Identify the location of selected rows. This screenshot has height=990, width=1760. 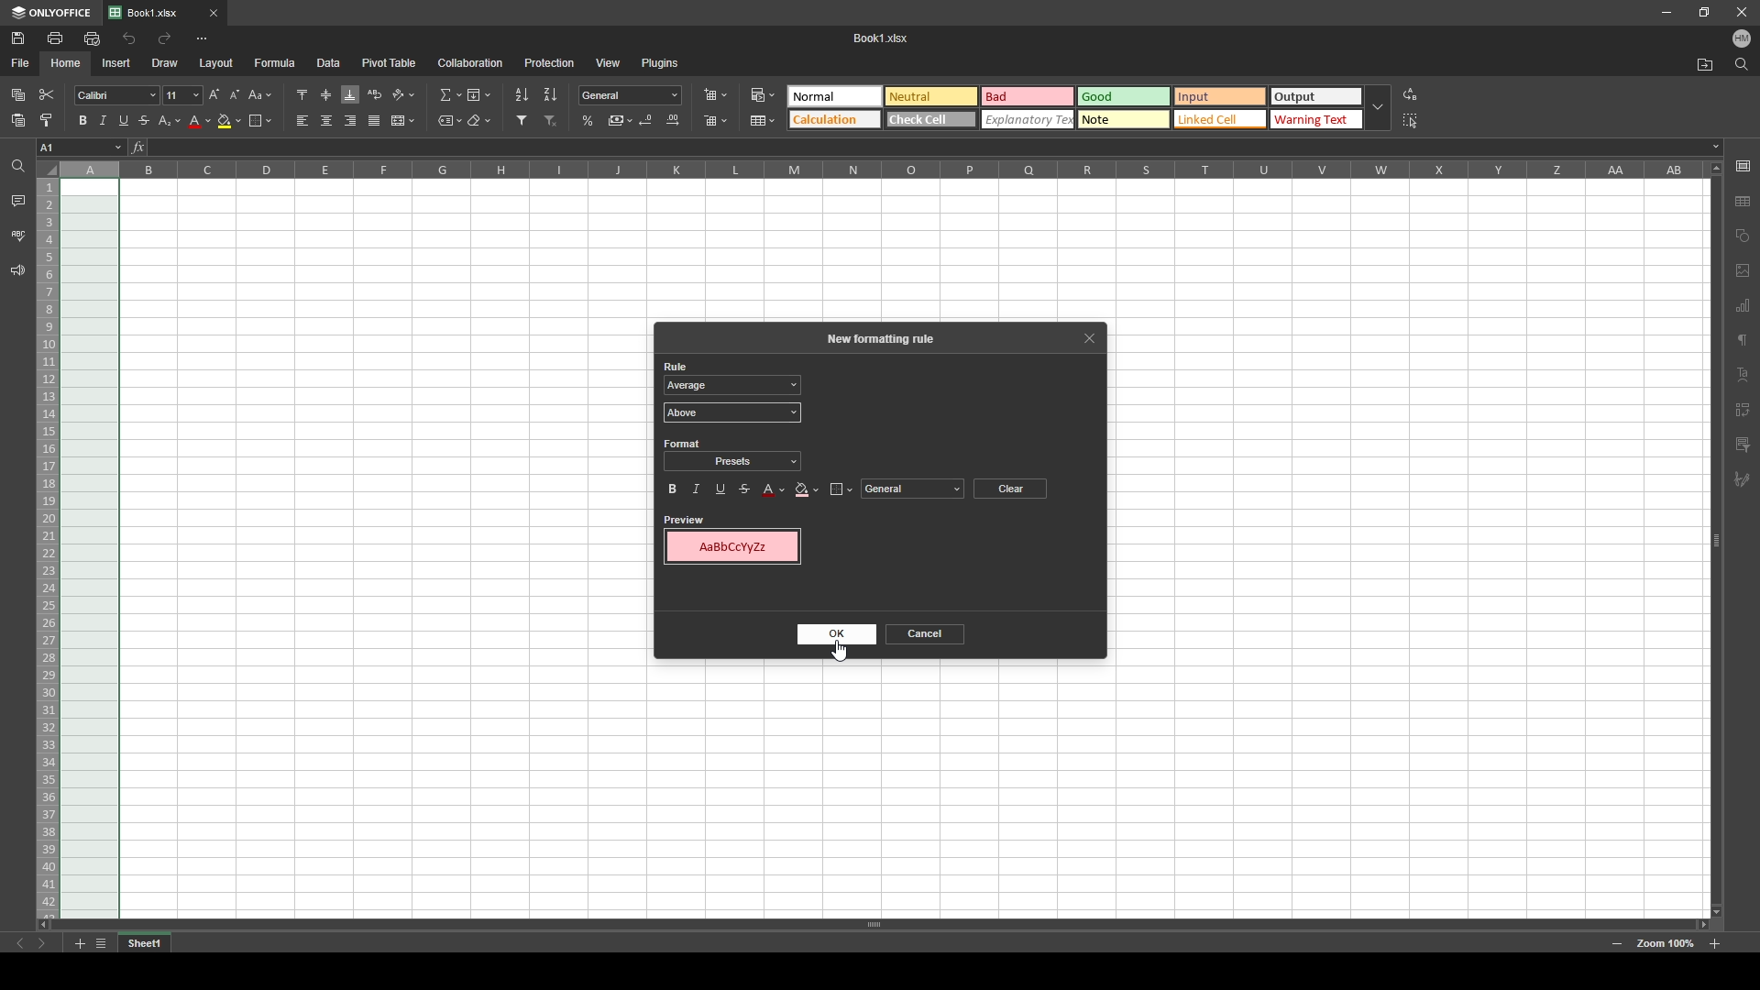
(46, 549).